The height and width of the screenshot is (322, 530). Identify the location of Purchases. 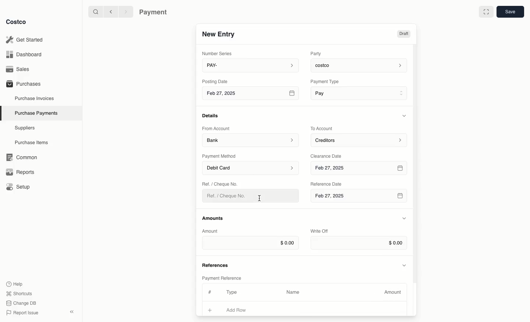
(23, 83).